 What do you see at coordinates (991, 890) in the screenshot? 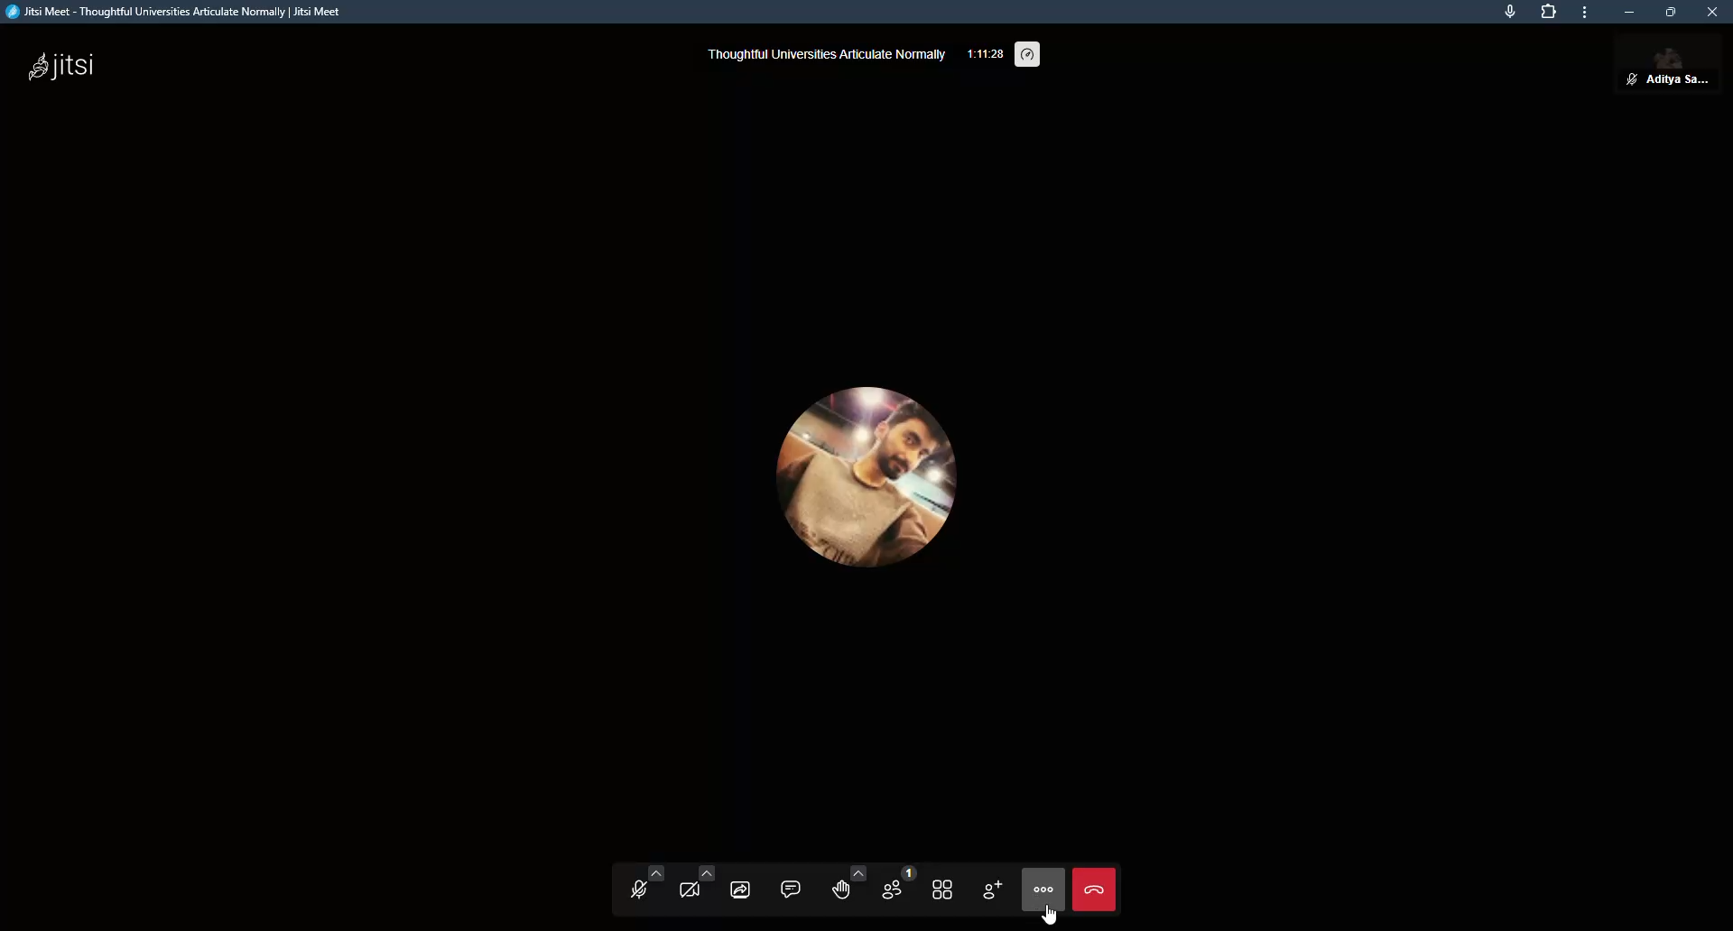
I see `invite people` at bounding box center [991, 890].